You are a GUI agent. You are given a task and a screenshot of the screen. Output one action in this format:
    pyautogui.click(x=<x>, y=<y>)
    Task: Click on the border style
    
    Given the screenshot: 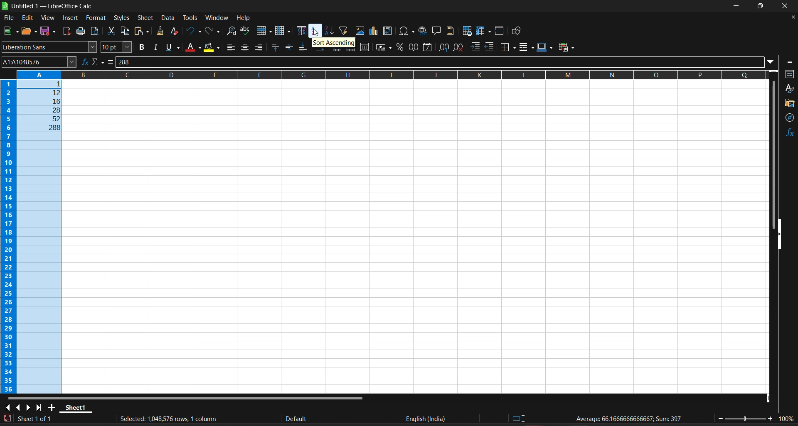 What is the action you would take?
    pyautogui.click(x=527, y=47)
    